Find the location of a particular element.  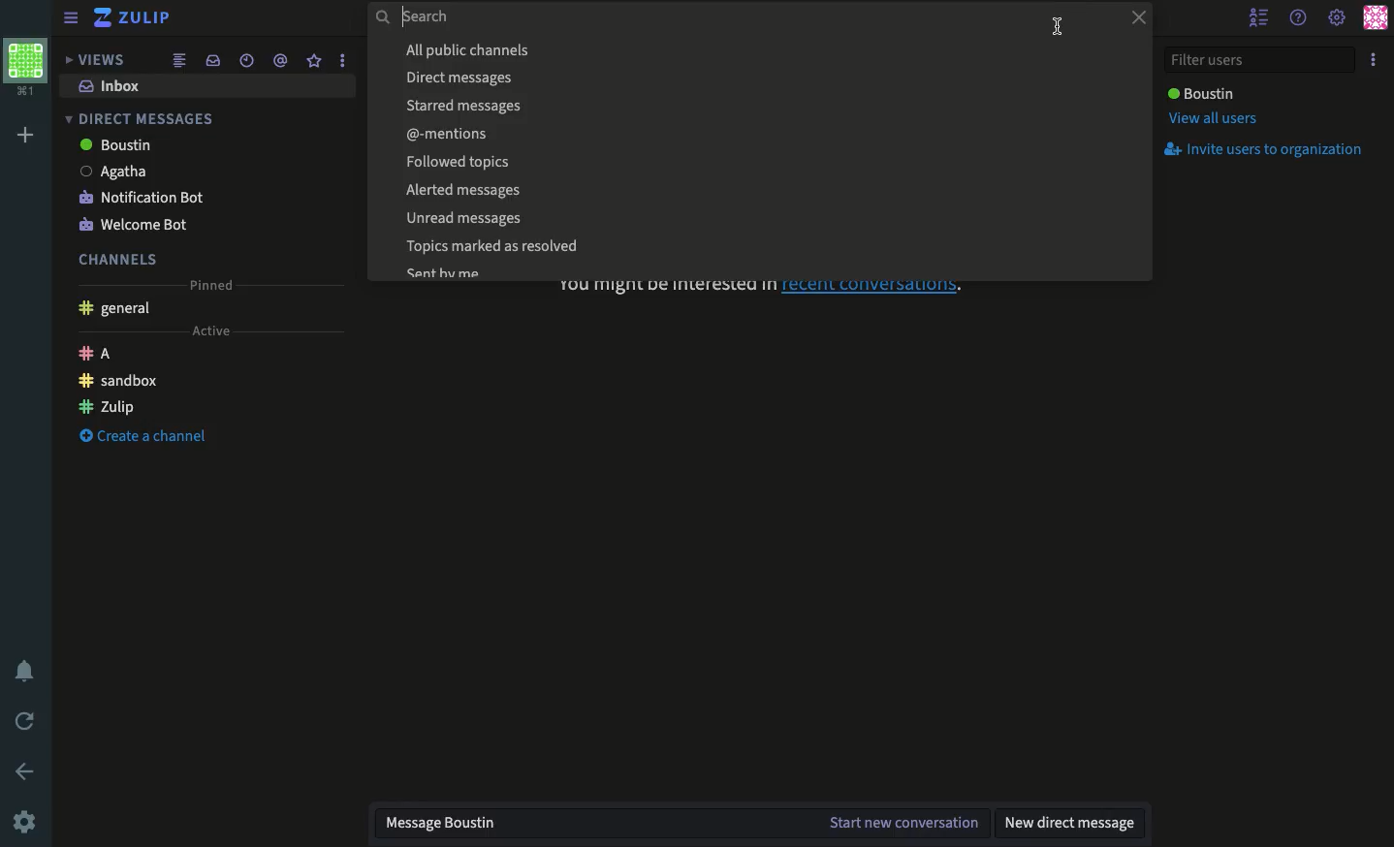

Invite users to organization is located at coordinates (1269, 150).